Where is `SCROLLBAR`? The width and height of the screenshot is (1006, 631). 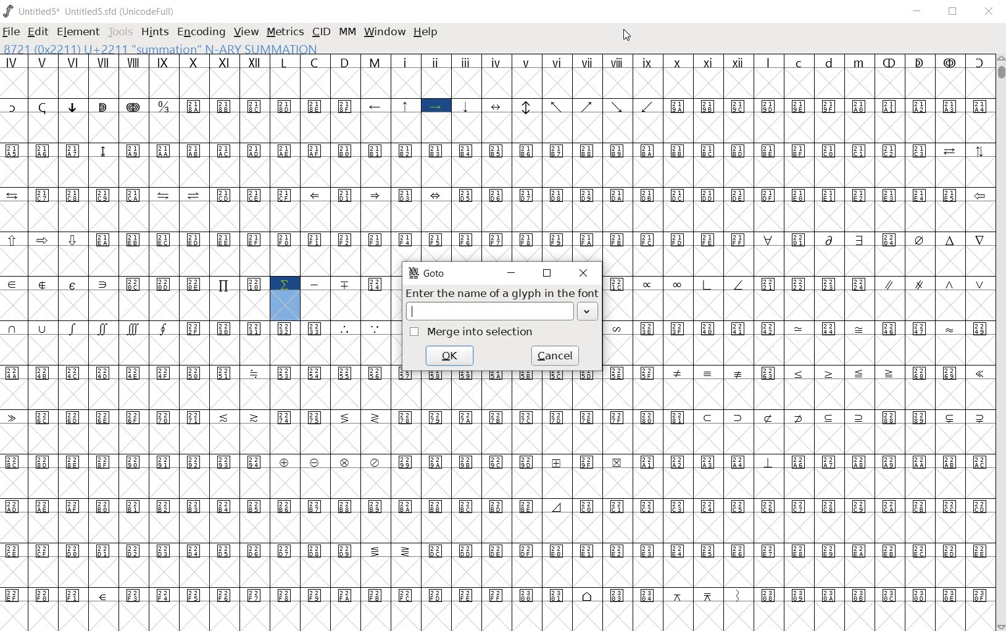 SCROLLBAR is located at coordinates (1000, 343).